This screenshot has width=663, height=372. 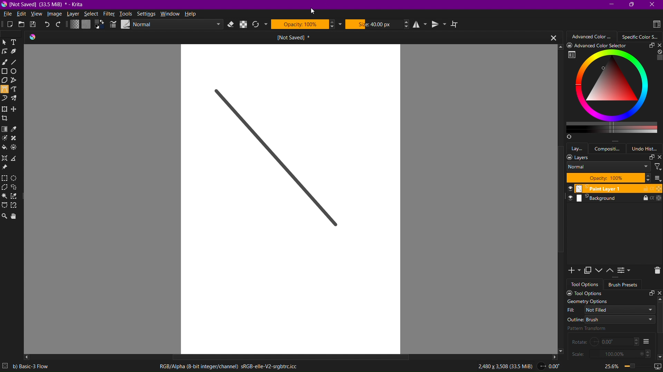 What do you see at coordinates (5, 42) in the screenshot?
I see `SelectShapes Tool` at bounding box center [5, 42].